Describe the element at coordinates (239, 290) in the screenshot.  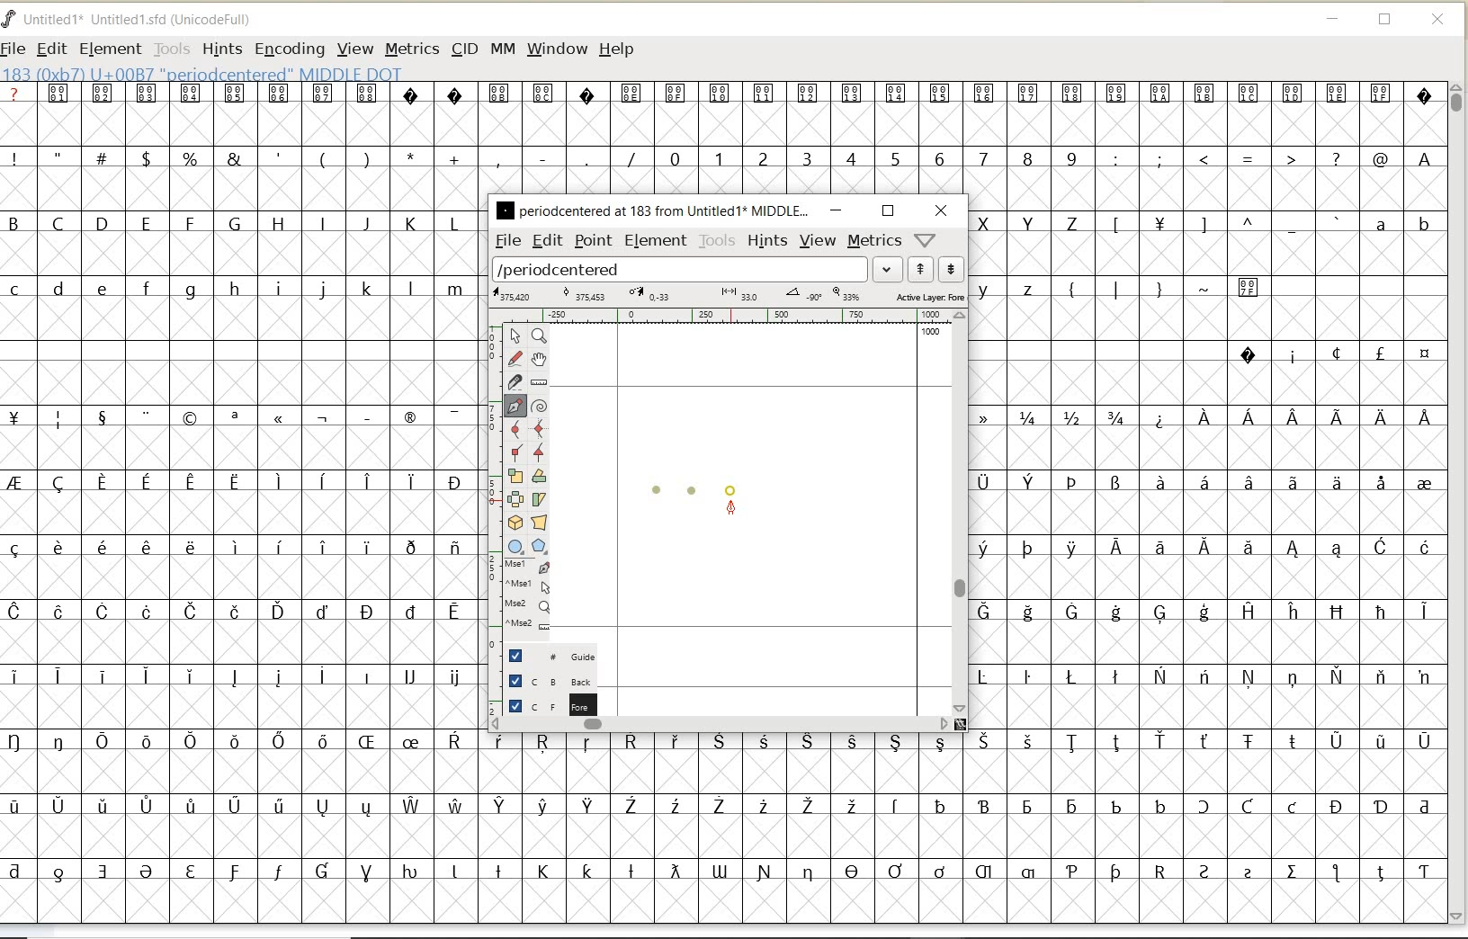
I see `lowercase letters` at that location.